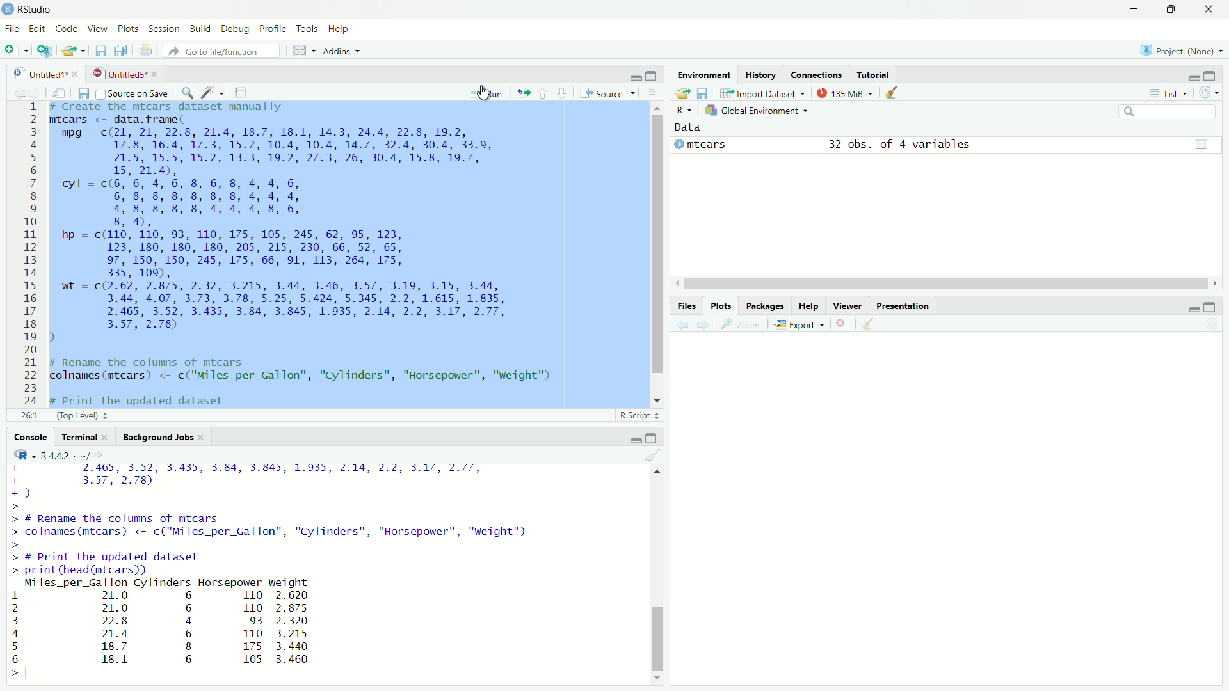 Image resolution: width=1229 pixels, height=691 pixels. Describe the element at coordinates (703, 76) in the screenshot. I see `Environment` at that location.